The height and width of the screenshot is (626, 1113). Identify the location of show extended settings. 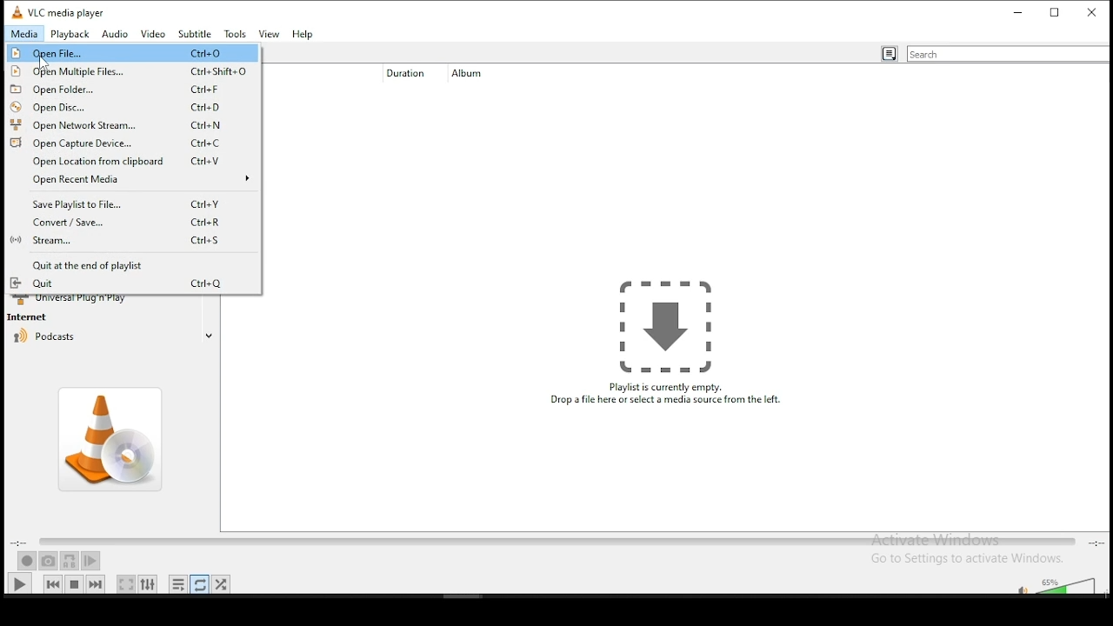
(149, 584).